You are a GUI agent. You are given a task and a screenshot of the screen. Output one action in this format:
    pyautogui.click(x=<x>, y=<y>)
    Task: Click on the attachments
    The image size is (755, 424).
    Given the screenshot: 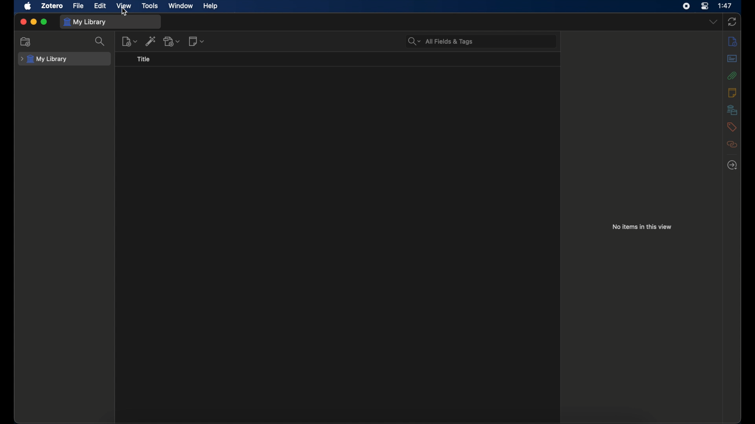 What is the action you would take?
    pyautogui.click(x=732, y=75)
    